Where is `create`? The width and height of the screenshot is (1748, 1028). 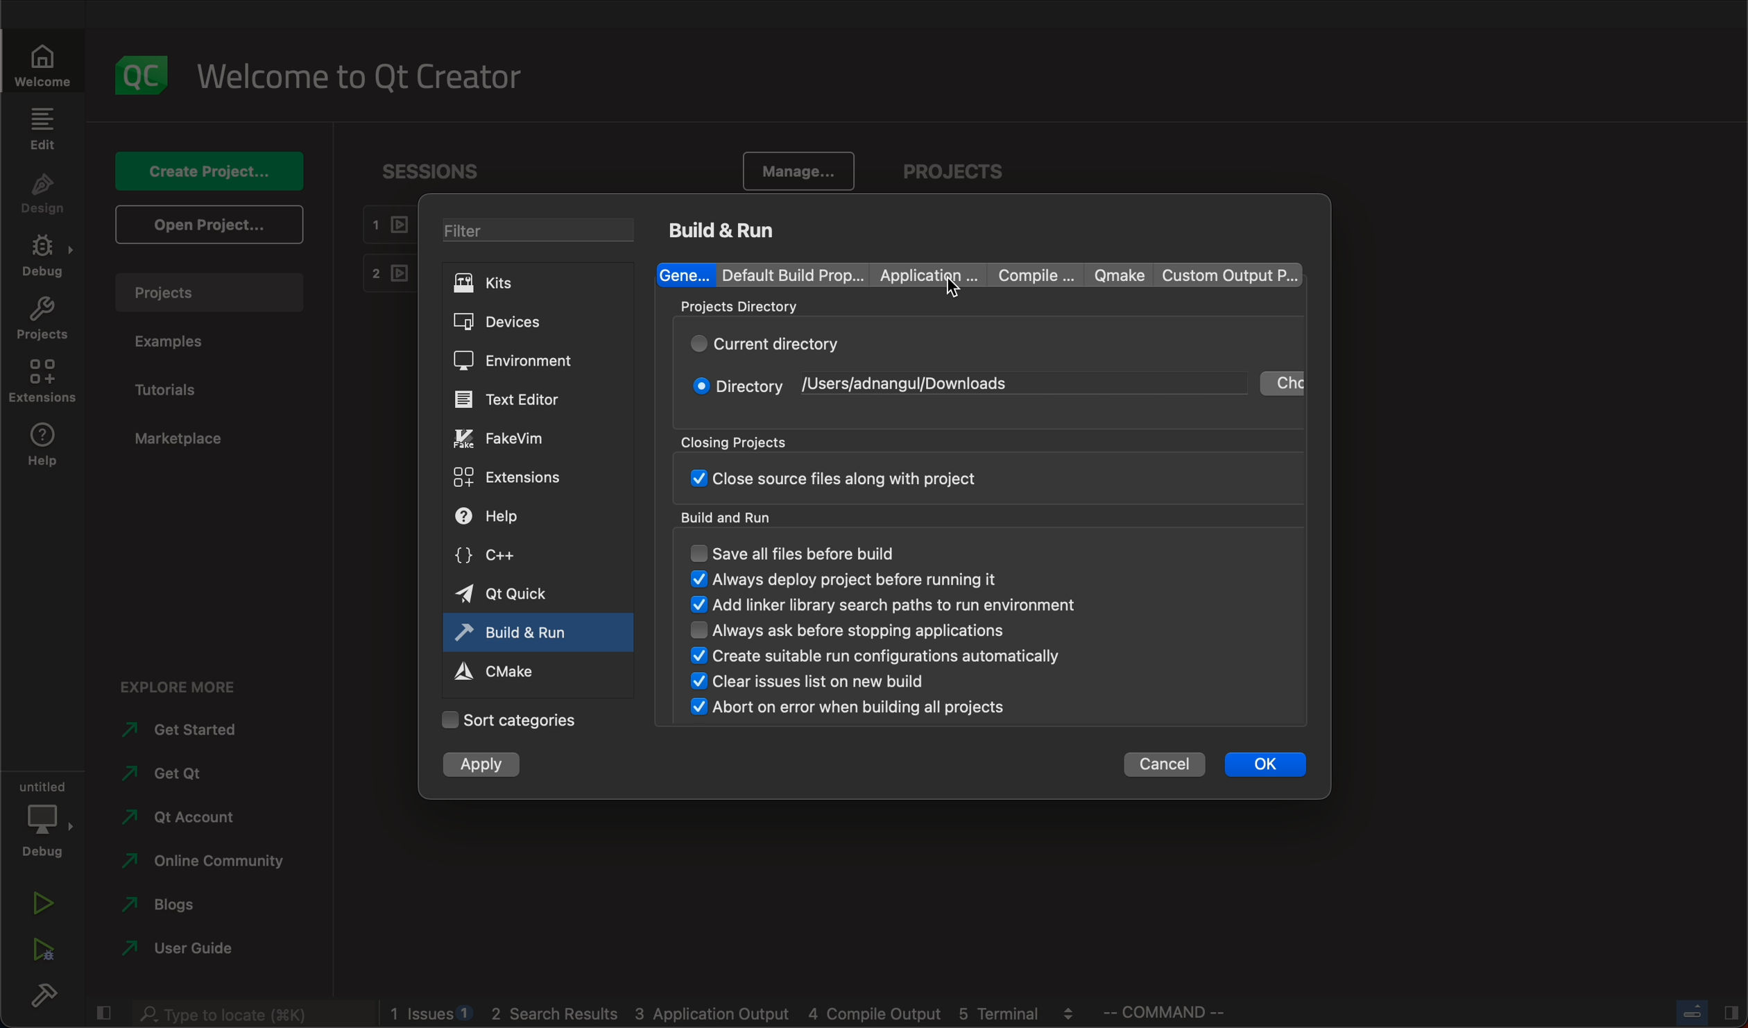 create is located at coordinates (203, 171).